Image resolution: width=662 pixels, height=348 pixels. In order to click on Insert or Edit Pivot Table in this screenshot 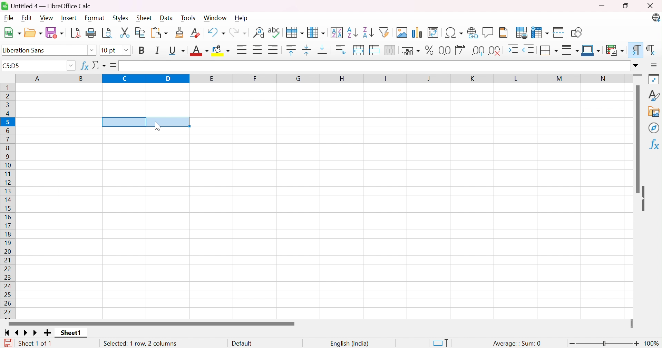, I will do `click(434, 32)`.